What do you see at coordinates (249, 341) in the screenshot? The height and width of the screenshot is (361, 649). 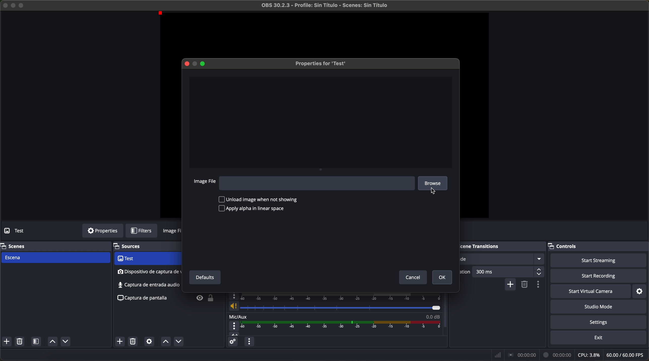 I see `audio mixer menu` at bounding box center [249, 341].